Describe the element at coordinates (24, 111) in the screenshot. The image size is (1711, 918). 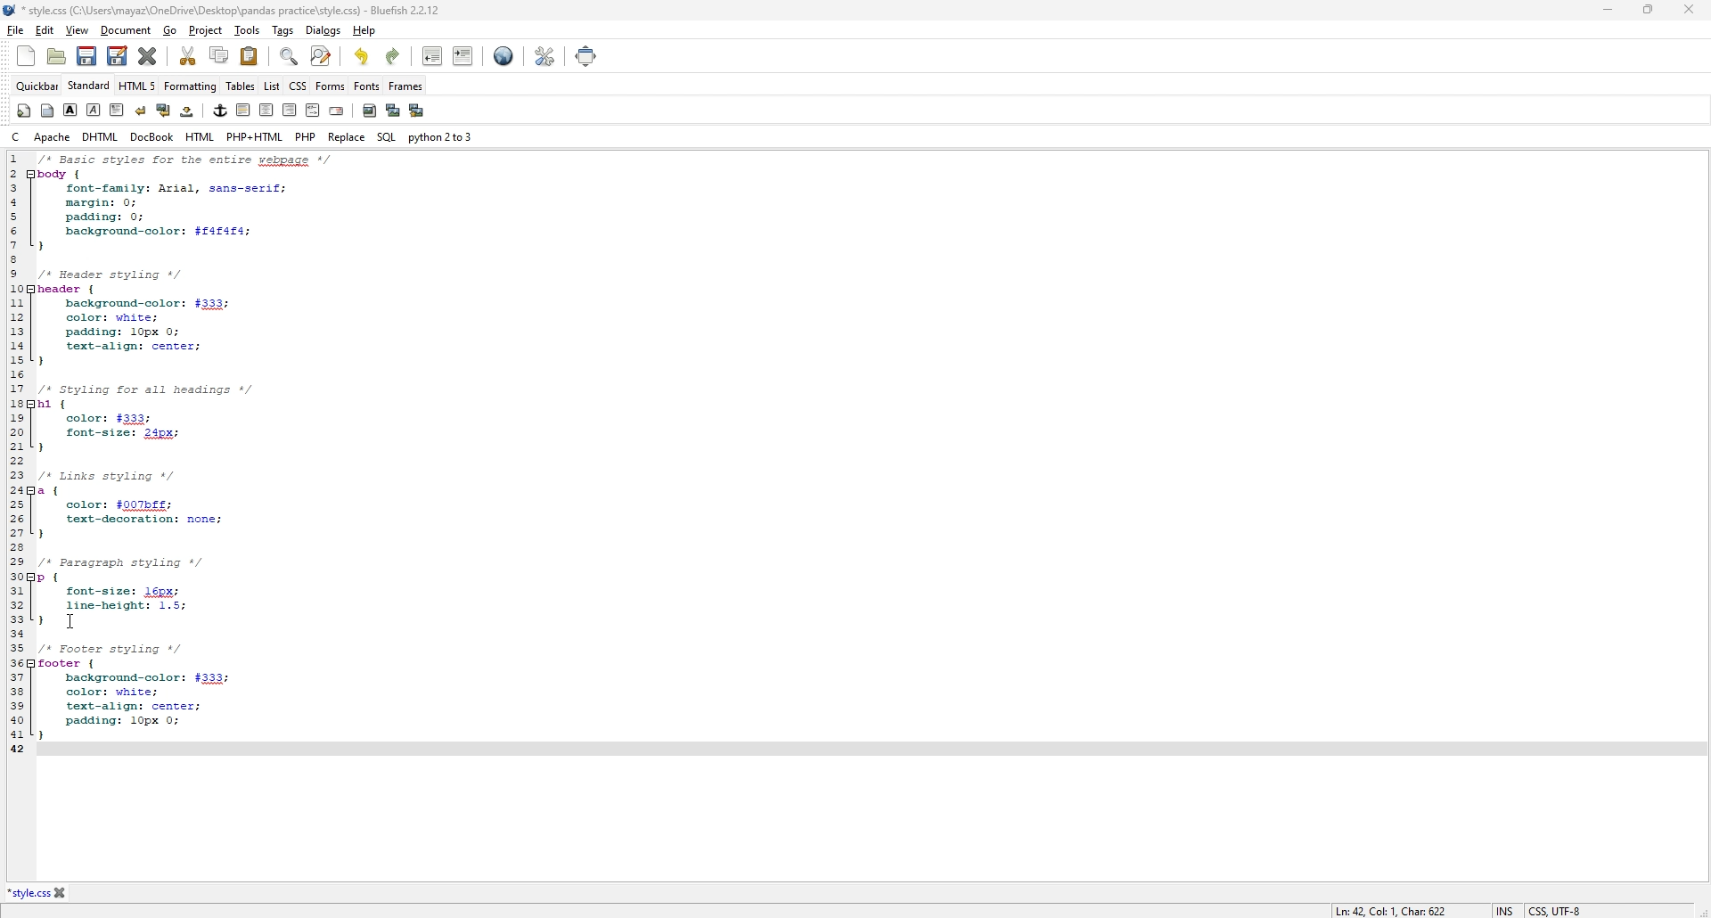
I see `quickstart` at that location.